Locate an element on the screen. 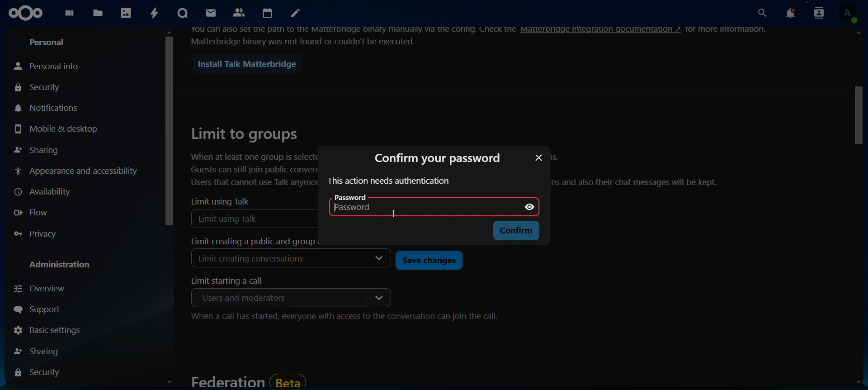 The width and height of the screenshot is (868, 390). mobile & desktop is located at coordinates (57, 129).